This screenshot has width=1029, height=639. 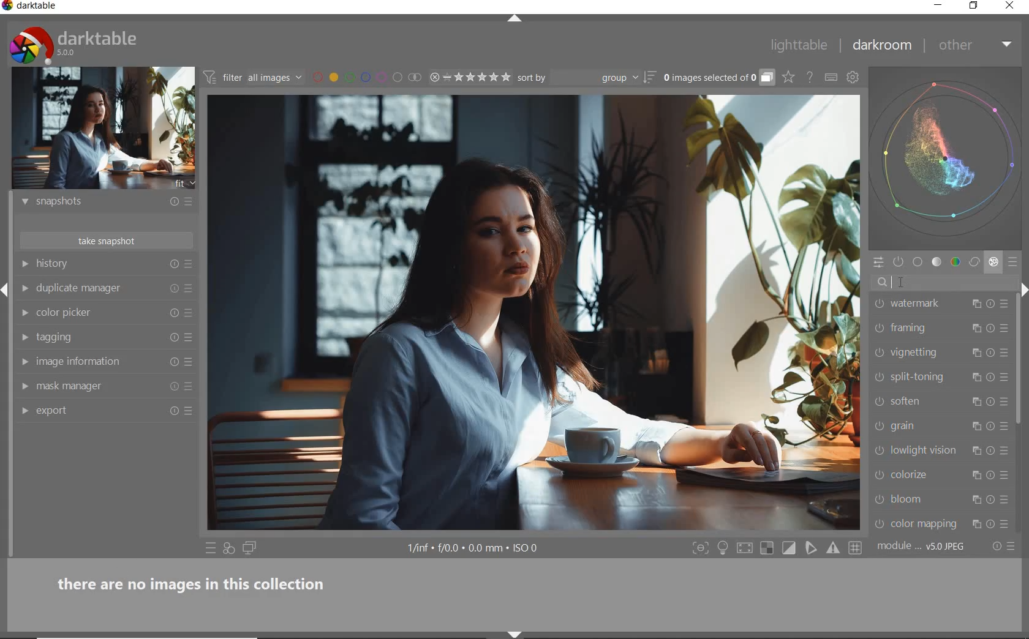 What do you see at coordinates (923, 499) in the screenshot?
I see `bloom` at bounding box center [923, 499].